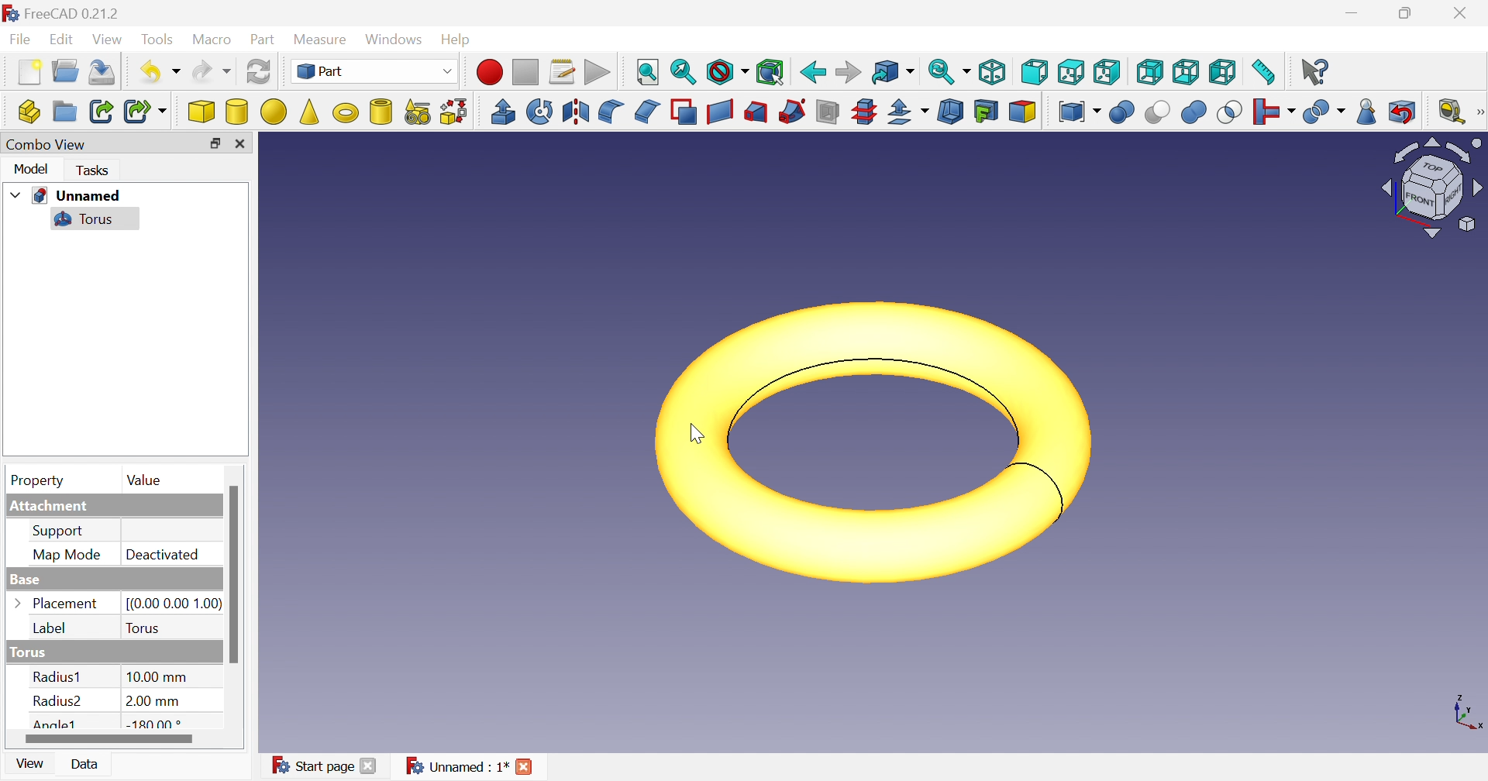 This screenshot has height=781, width=1488. I want to click on 10.00 mm, so click(156, 677).